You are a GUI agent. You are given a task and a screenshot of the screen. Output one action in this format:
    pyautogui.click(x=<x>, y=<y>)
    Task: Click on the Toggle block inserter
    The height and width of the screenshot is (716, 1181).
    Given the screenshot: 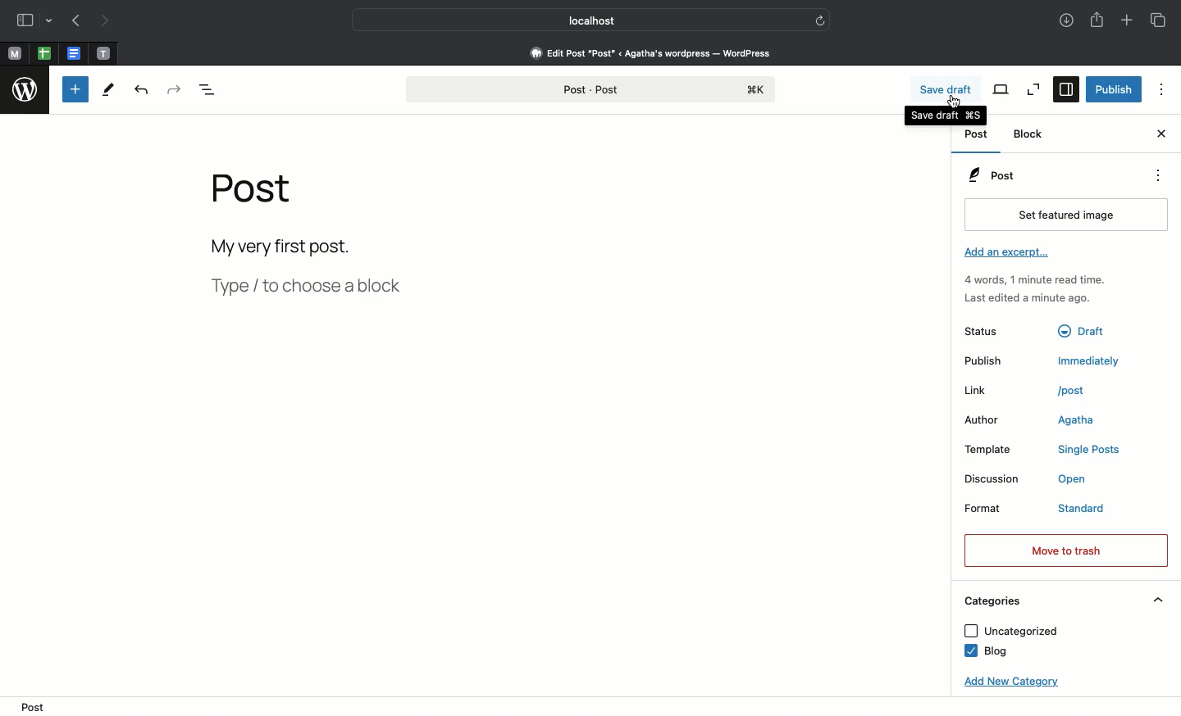 What is the action you would take?
    pyautogui.click(x=75, y=89)
    